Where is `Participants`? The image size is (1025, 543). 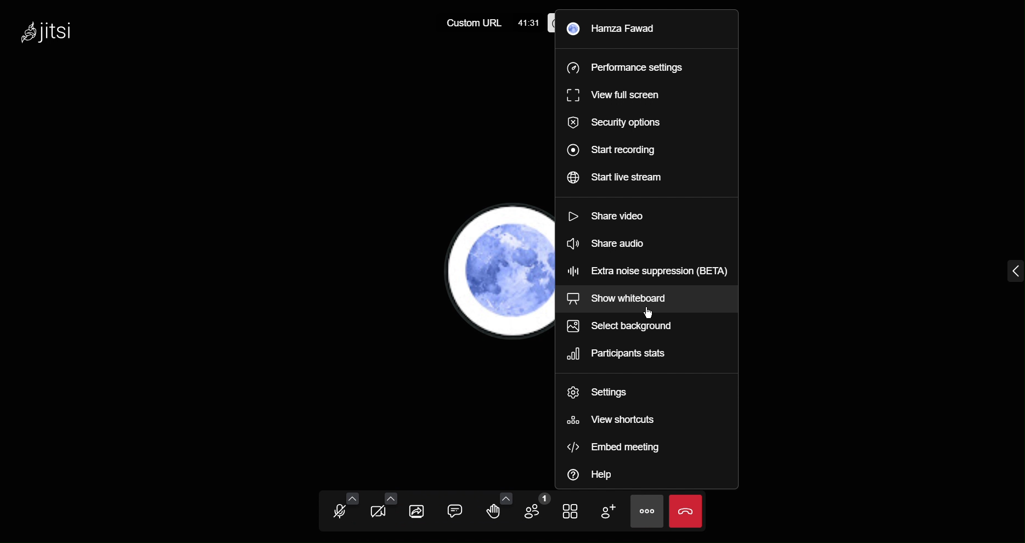 Participants is located at coordinates (537, 509).